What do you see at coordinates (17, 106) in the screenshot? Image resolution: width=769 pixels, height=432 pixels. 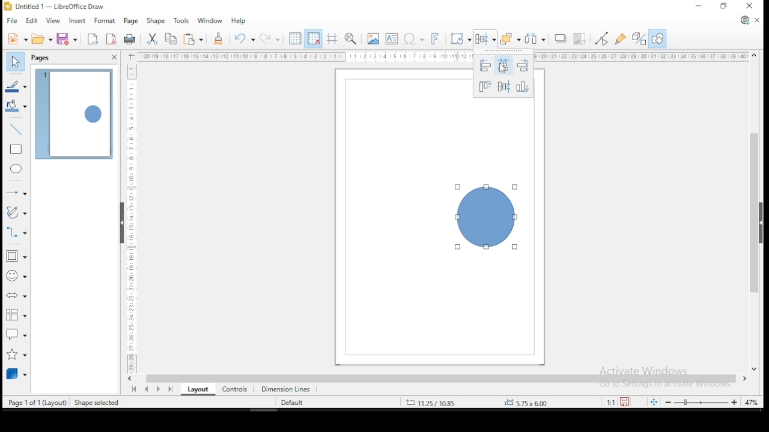 I see `fill color` at bounding box center [17, 106].